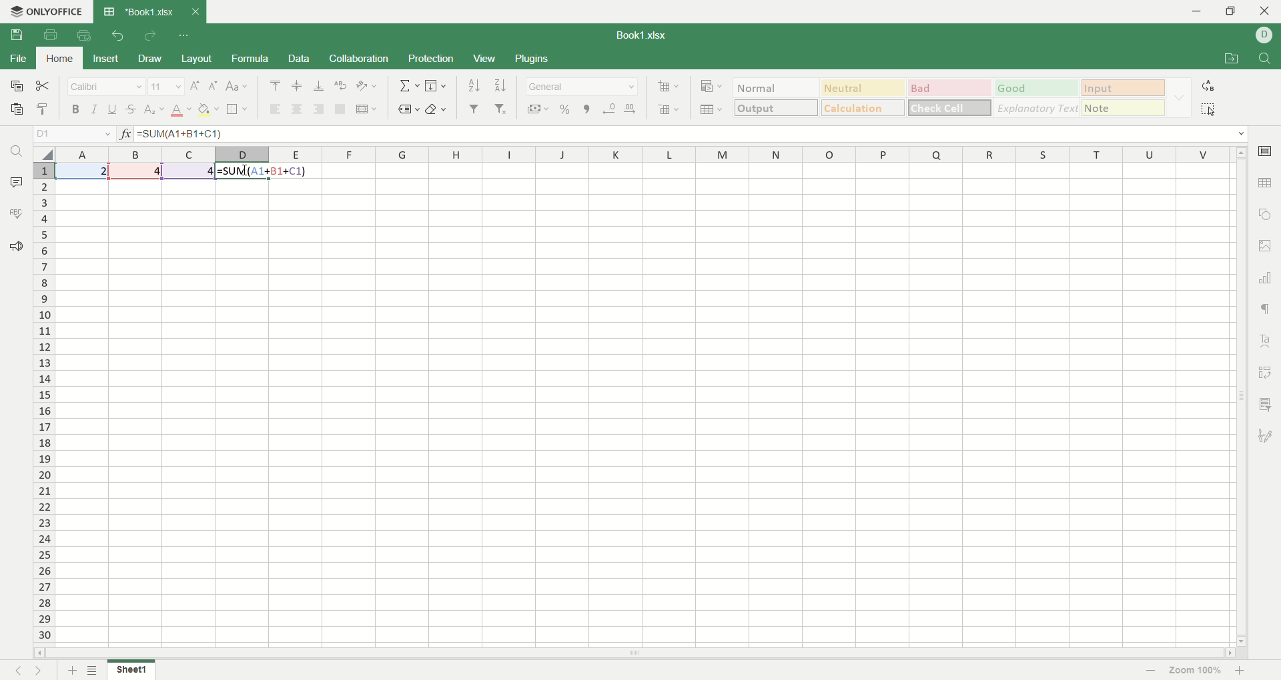 The width and height of the screenshot is (1281, 680). Describe the element at coordinates (368, 108) in the screenshot. I see `merge and center` at that location.